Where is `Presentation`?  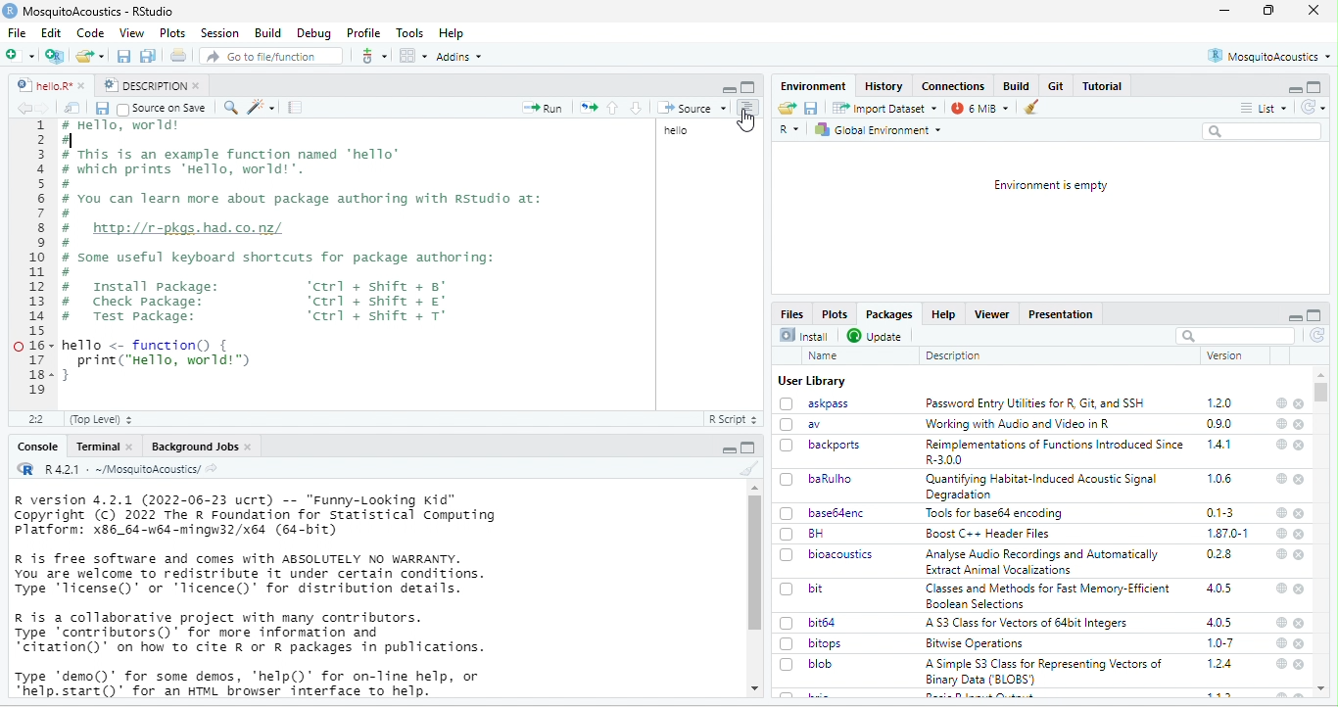 Presentation is located at coordinates (1062, 314).